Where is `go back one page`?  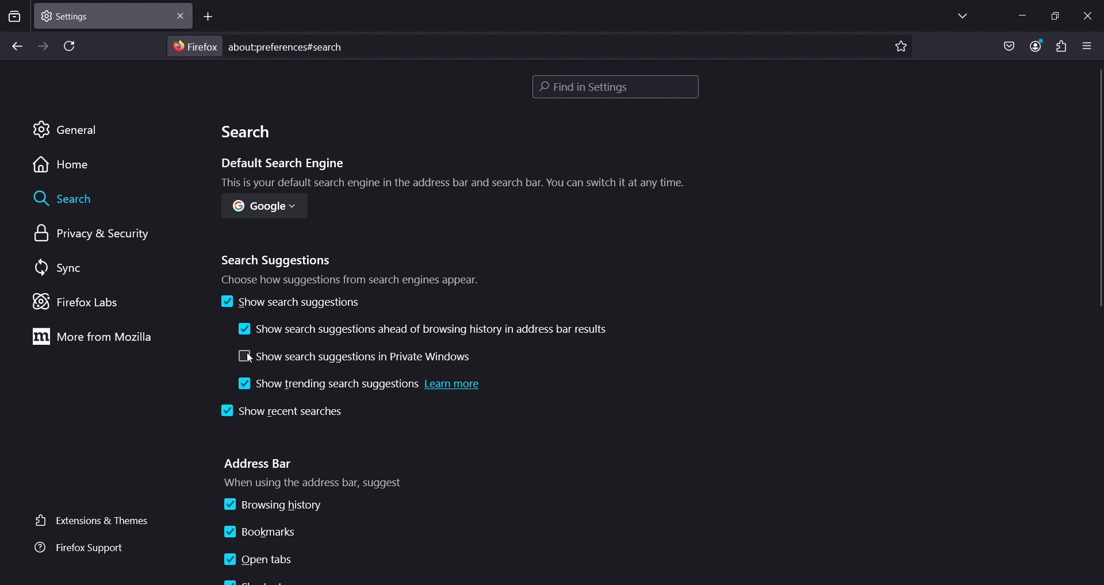
go back one page is located at coordinates (17, 47).